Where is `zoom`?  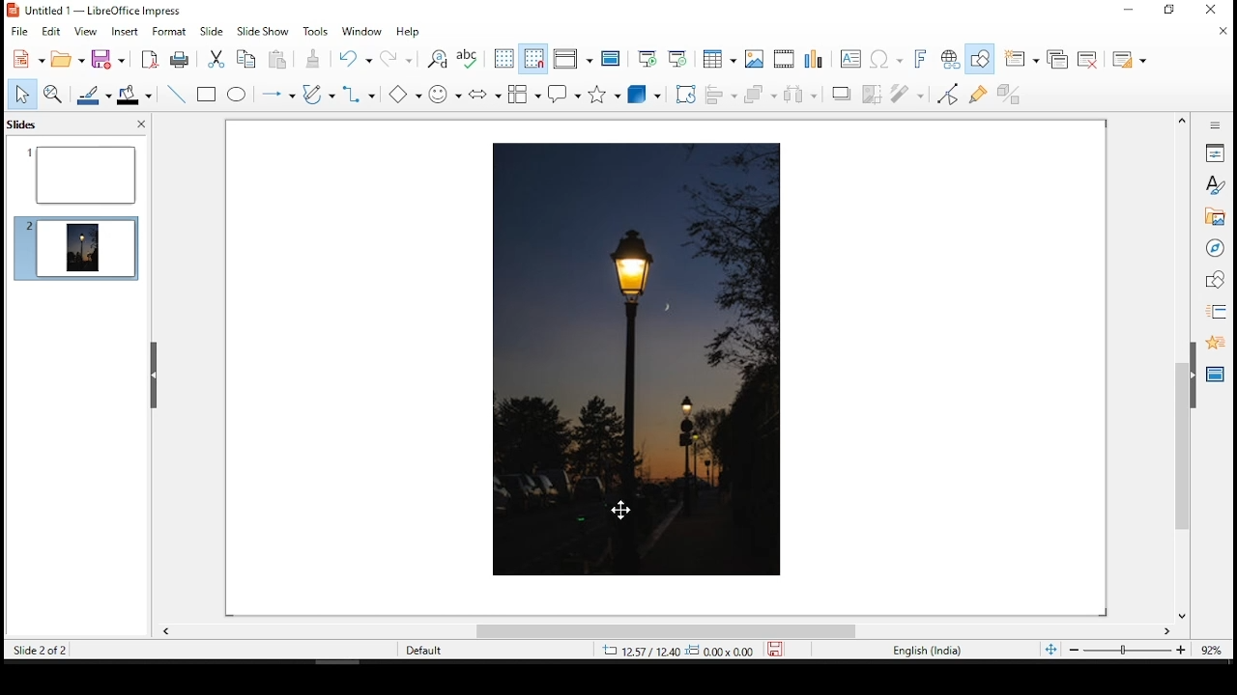
zoom is located at coordinates (1141, 650).